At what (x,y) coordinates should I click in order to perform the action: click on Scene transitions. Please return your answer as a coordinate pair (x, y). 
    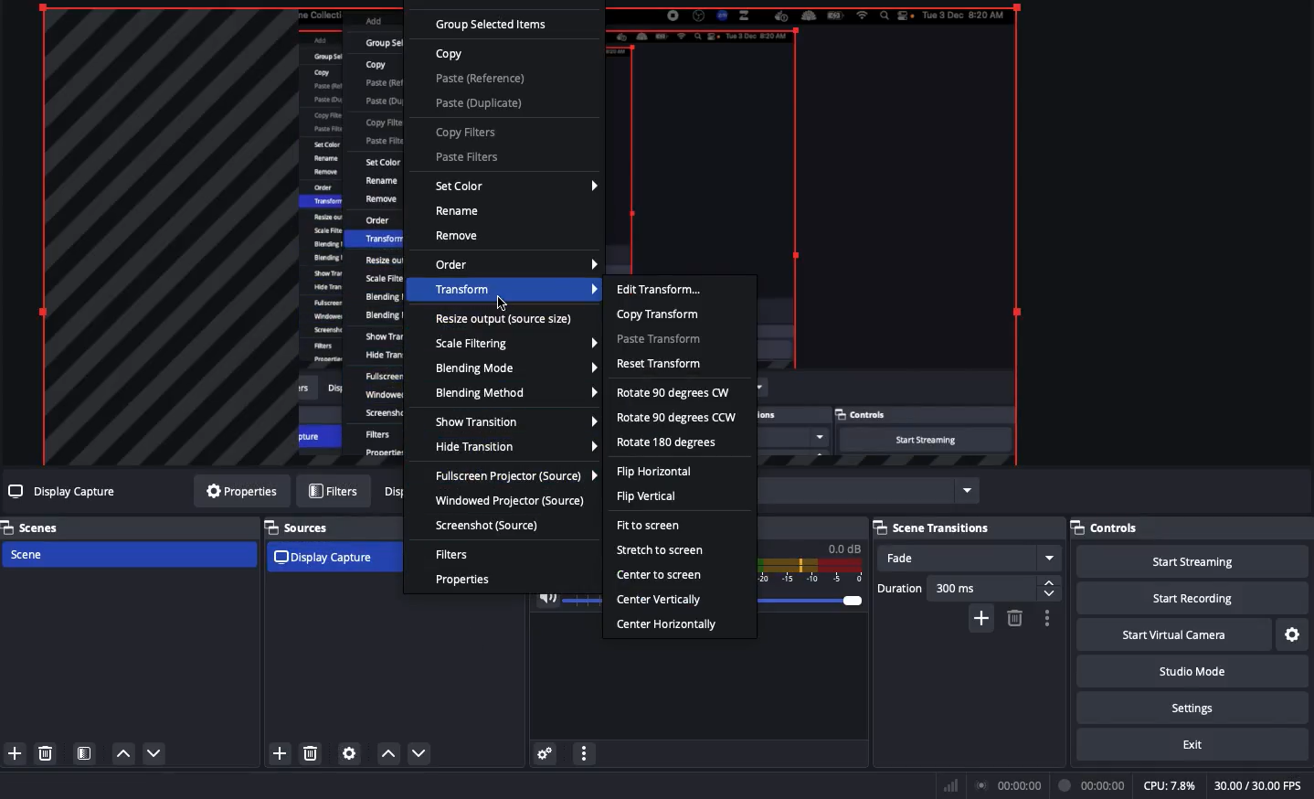
    Looking at the image, I should click on (934, 529).